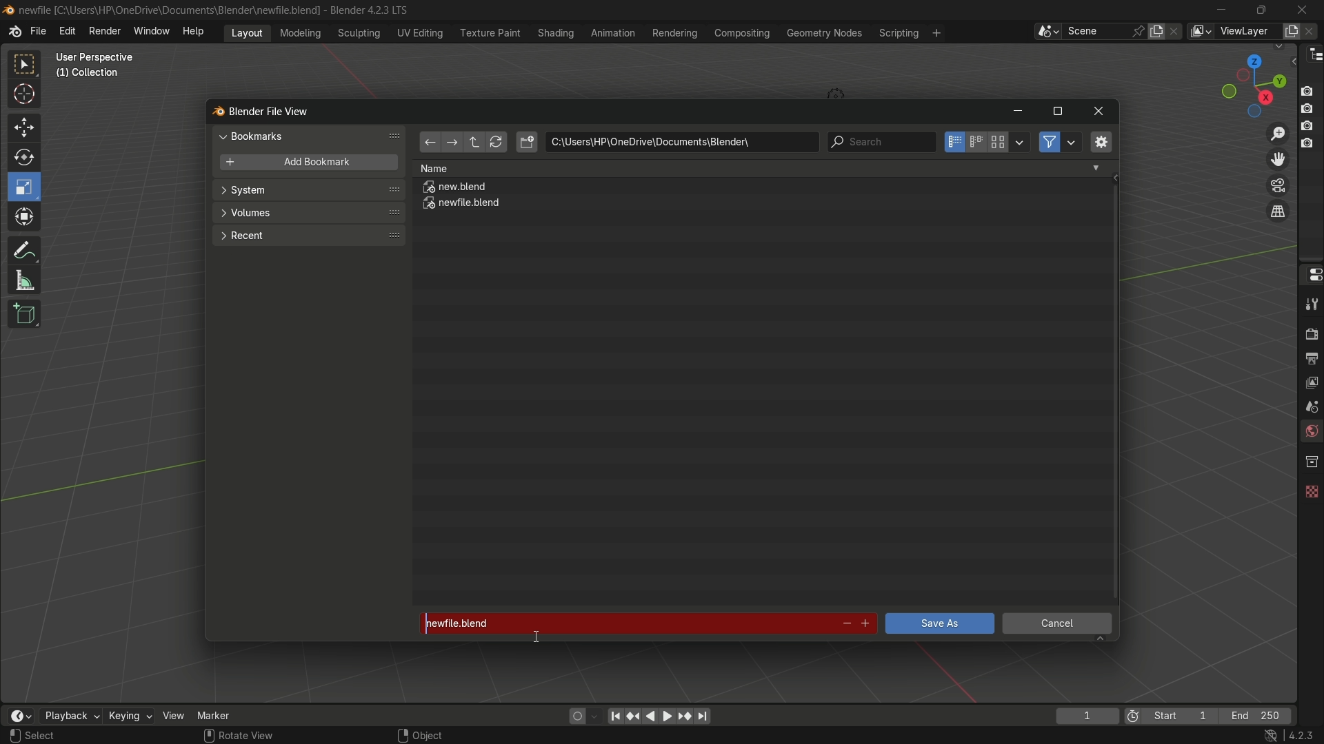  I want to click on geometry nodes menu, so click(823, 33).